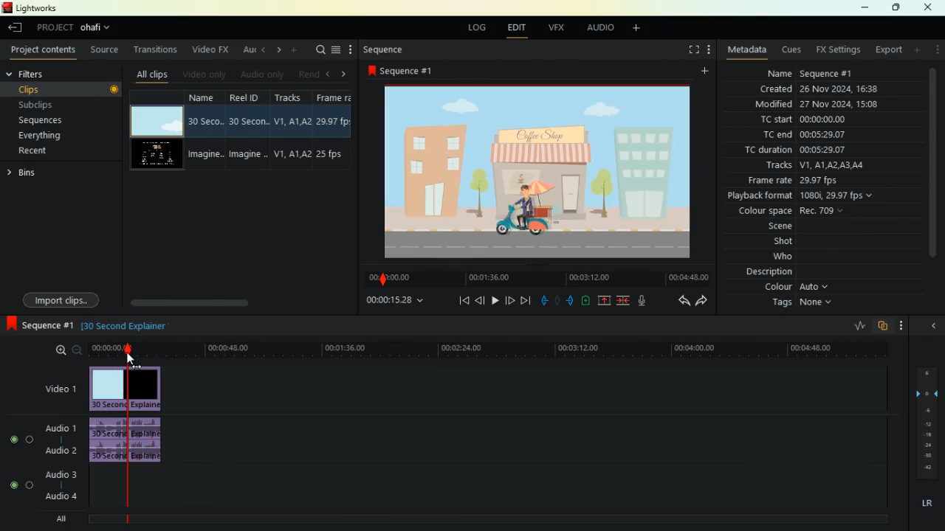 The width and height of the screenshot is (945, 531). I want to click on layers, so click(927, 426).